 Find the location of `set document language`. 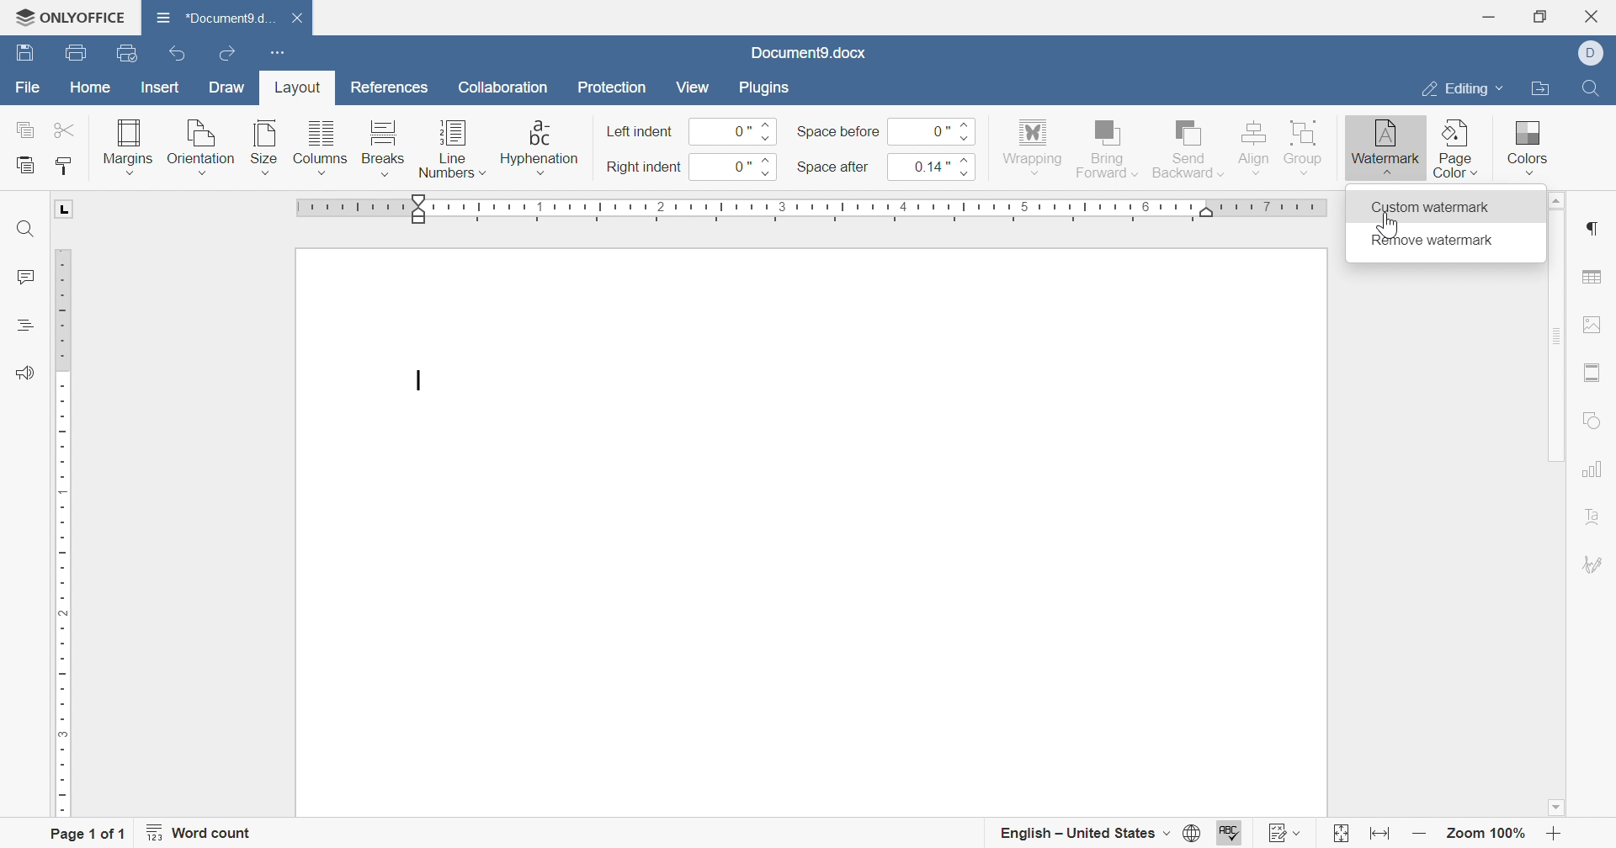

set document language is located at coordinates (1198, 833).